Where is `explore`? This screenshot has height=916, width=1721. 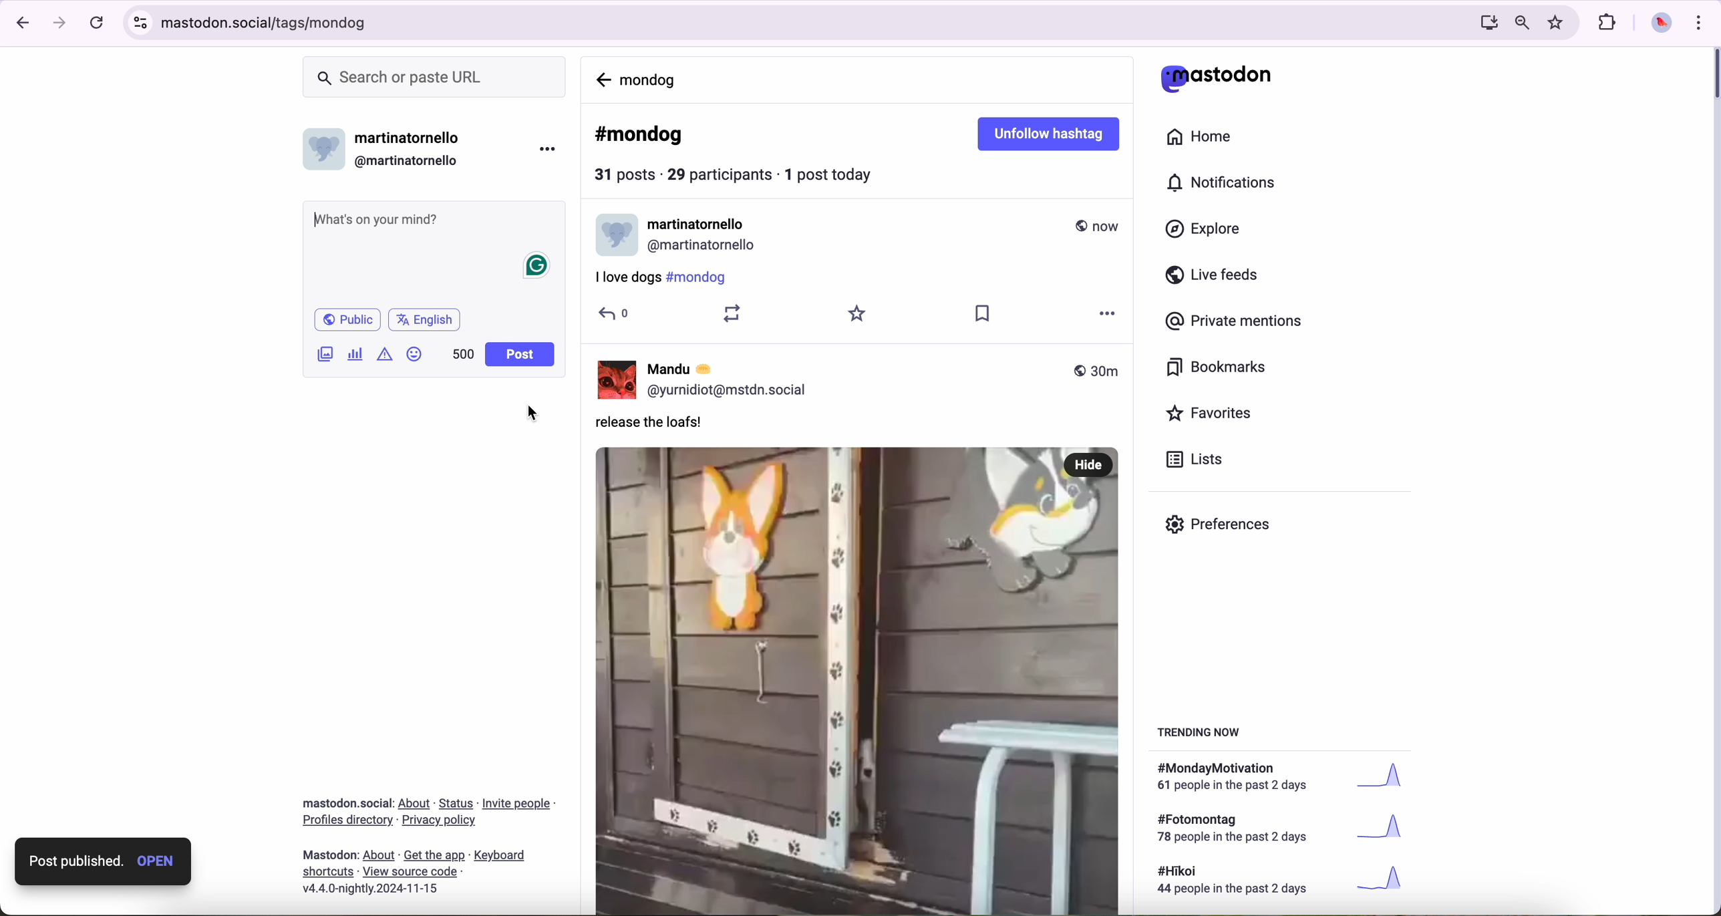
explore is located at coordinates (1206, 230).